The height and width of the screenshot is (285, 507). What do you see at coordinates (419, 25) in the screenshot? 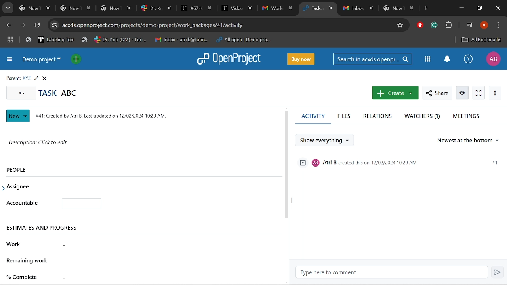
I see `Addblock` at bounding box center [419, 25].